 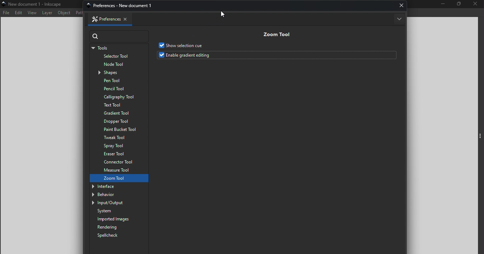 I want to click on Search bar, so click(x=119, y=35).